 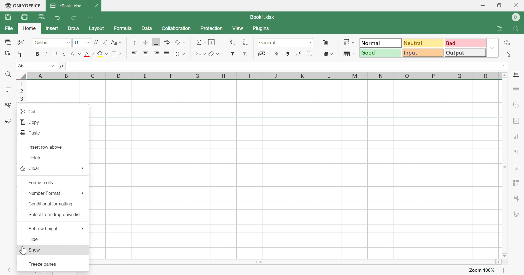 What do you see at coordinates (516, 152) in the screenshot?
I see `Paragraph settings` at bounding box center [516, 152].